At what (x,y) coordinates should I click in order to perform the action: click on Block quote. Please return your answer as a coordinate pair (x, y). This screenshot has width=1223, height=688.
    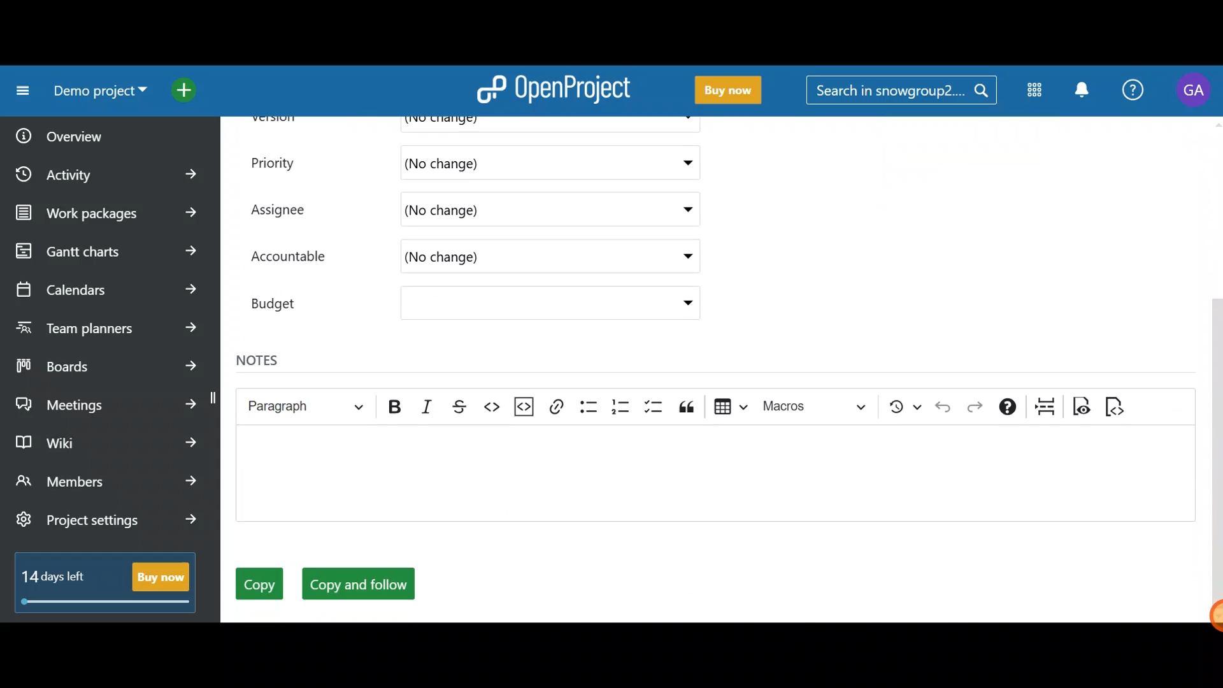
    Looking at the image, I should click on (685, 408).